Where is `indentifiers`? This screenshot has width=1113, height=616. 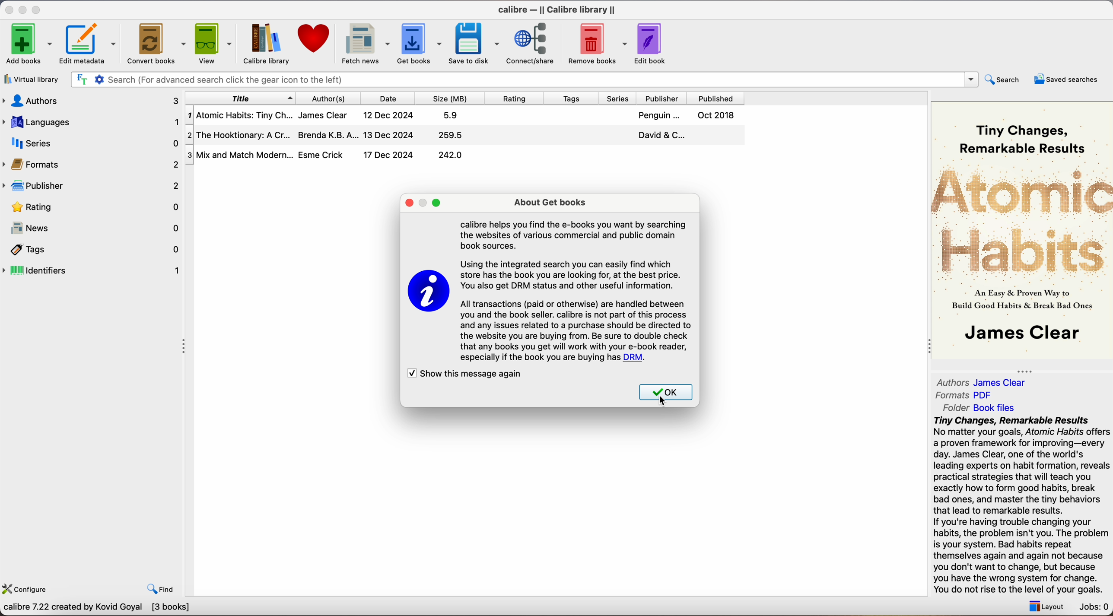
indentifiers is located at coordinates (93, 270).